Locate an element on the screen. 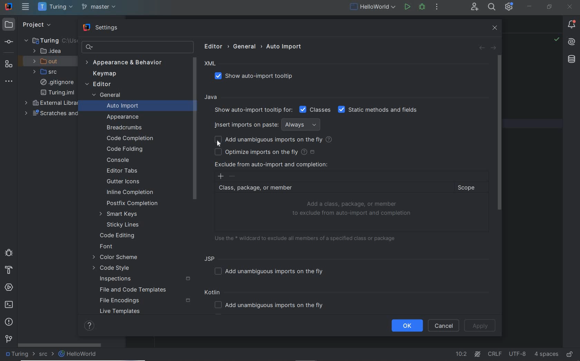 This screenshot has height=361, width=580. APPEARANCE is located at coordinates (123, 117).